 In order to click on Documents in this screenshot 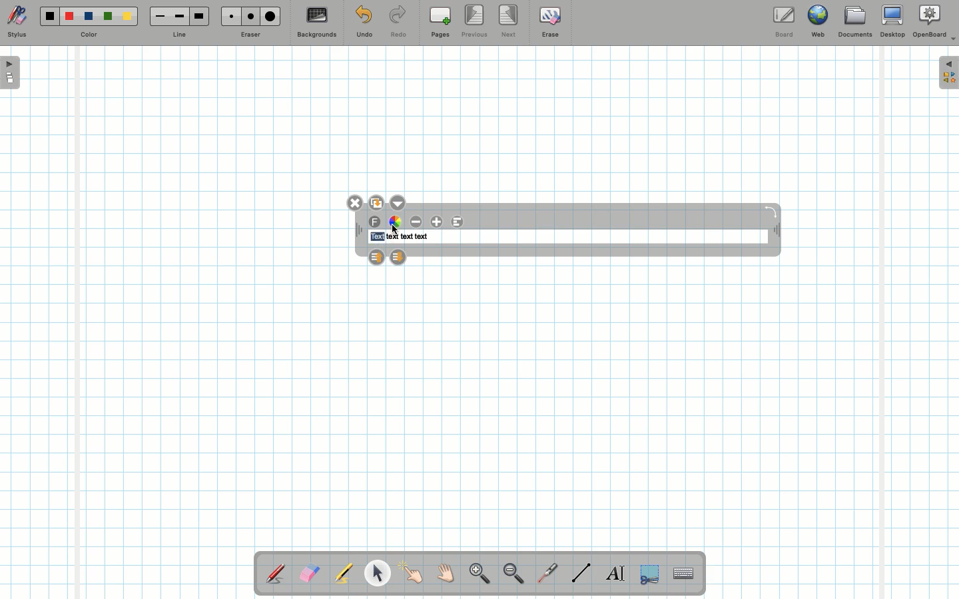, I will do `click(854, 23)`.